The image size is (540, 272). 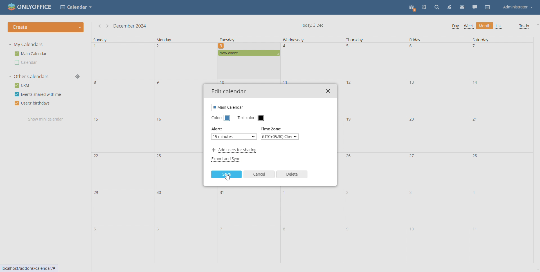 What do you see at coordinates (263, 107) in the screenshot?
I see `edit name` at bounding box center [263, 107].